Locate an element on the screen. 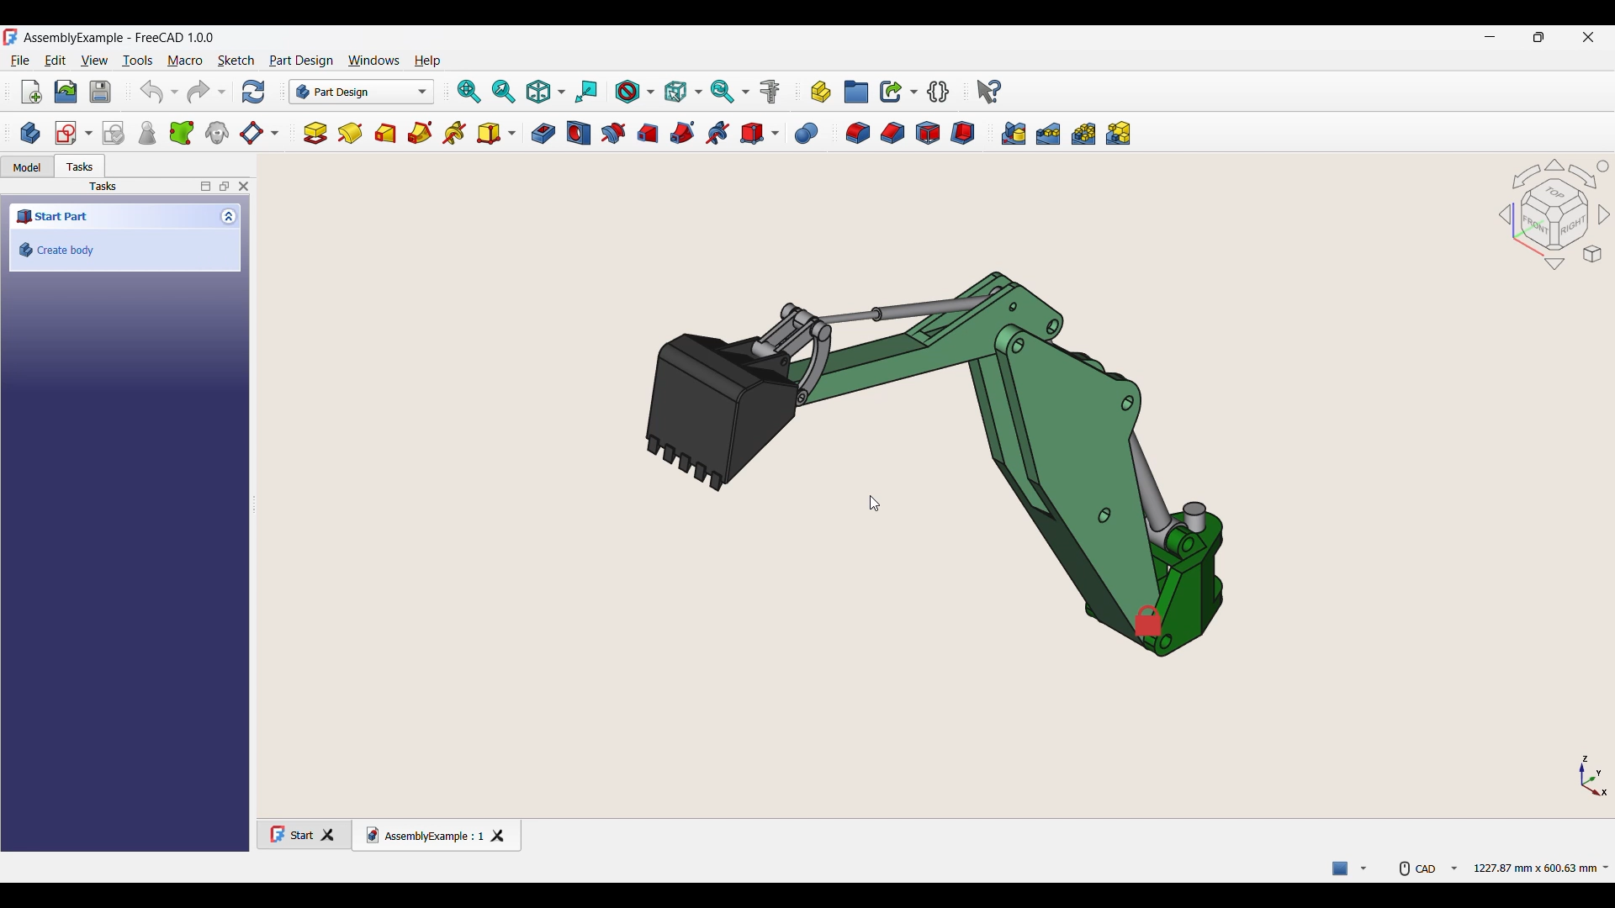  Hole is located at coordinates (579, 133).